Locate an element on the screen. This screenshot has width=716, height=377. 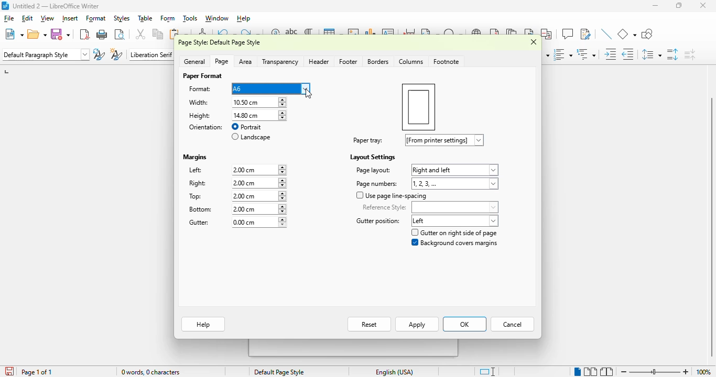
word and character count is located at coordinates (151, 372).